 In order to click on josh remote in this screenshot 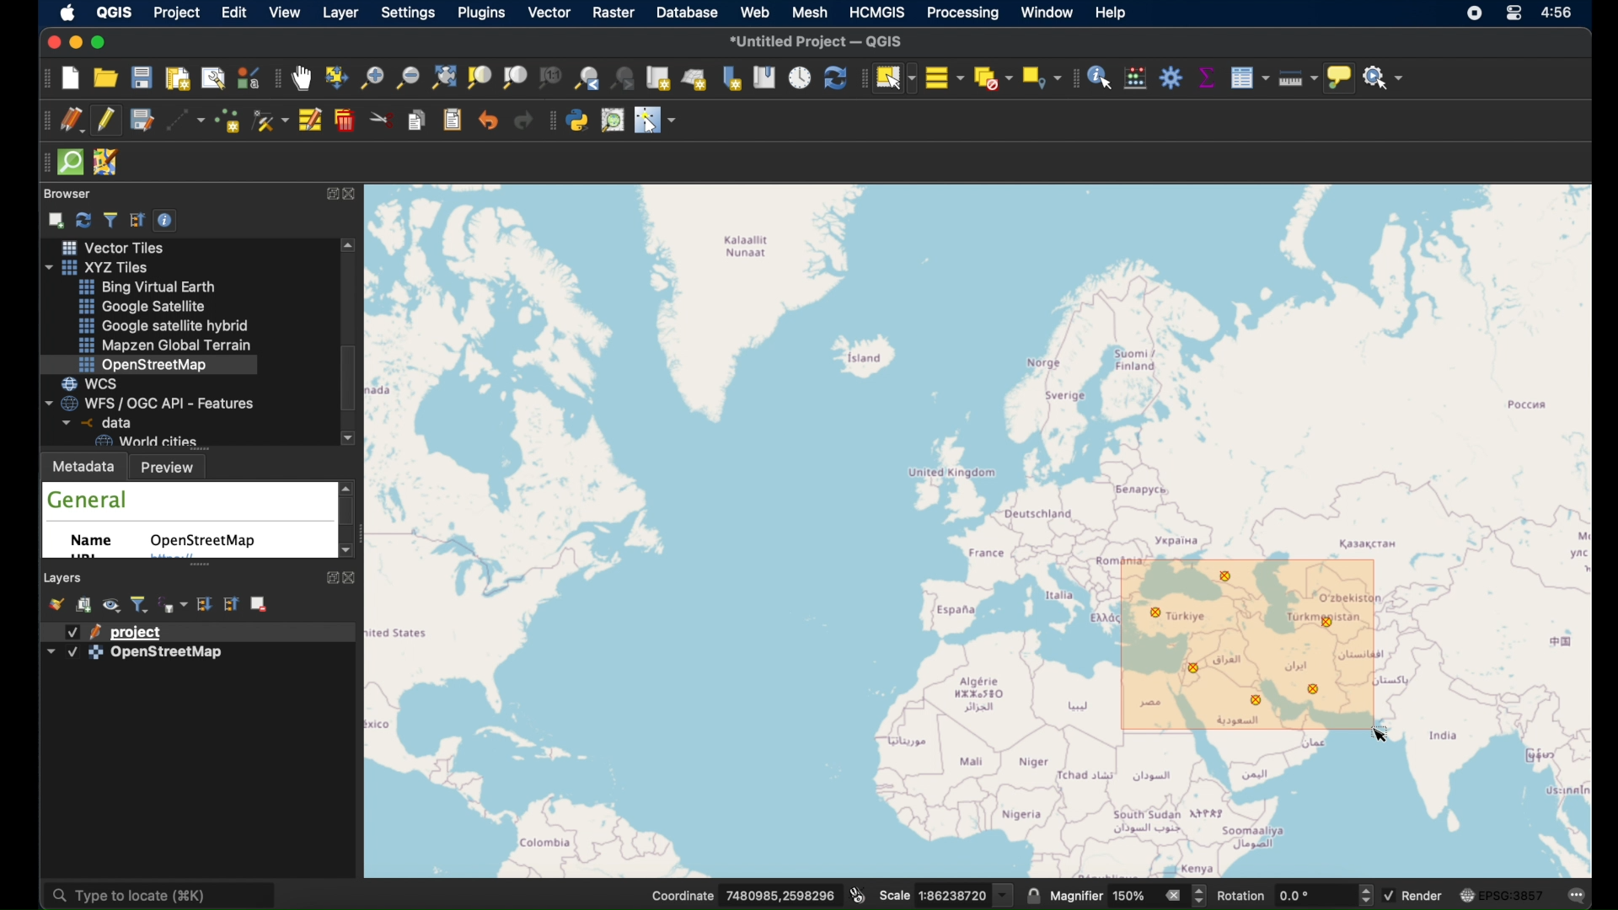, I will do `click(107, 163)`.